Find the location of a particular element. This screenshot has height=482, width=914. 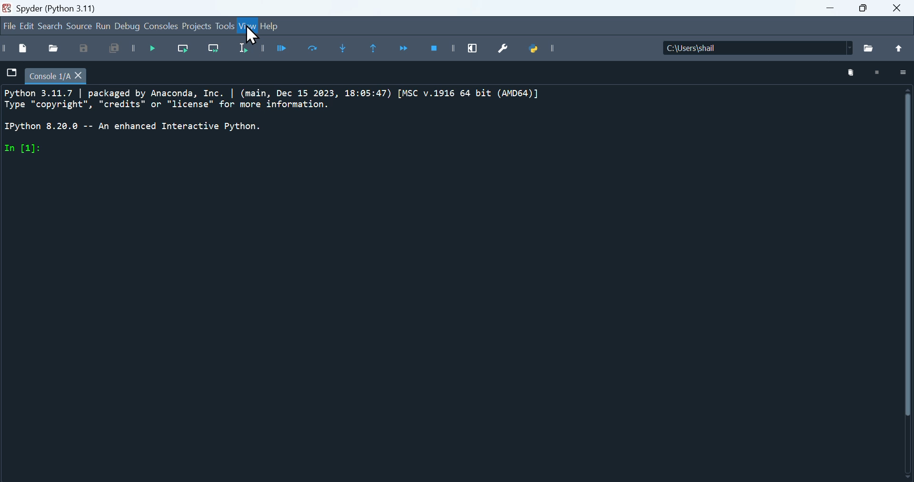

Stop is located at coordinates (879, 73).